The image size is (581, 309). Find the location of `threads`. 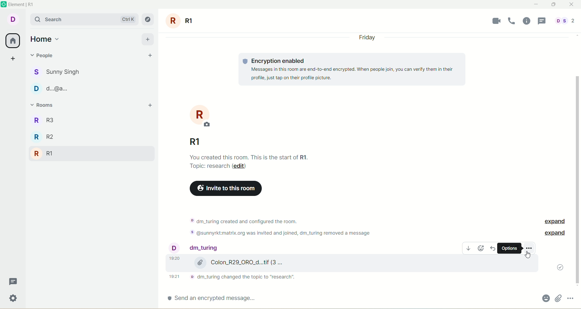

threads is located at coordinates (542, 21).